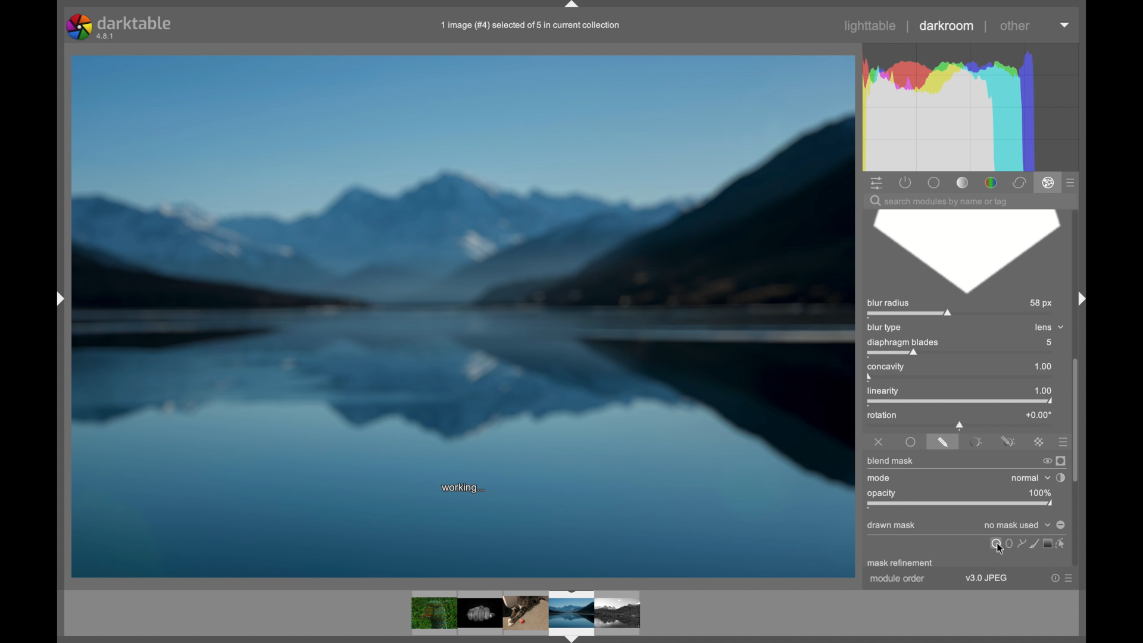  Describe the element at coordinates (879, 478) in the screenshot. I see `mode` at that location.